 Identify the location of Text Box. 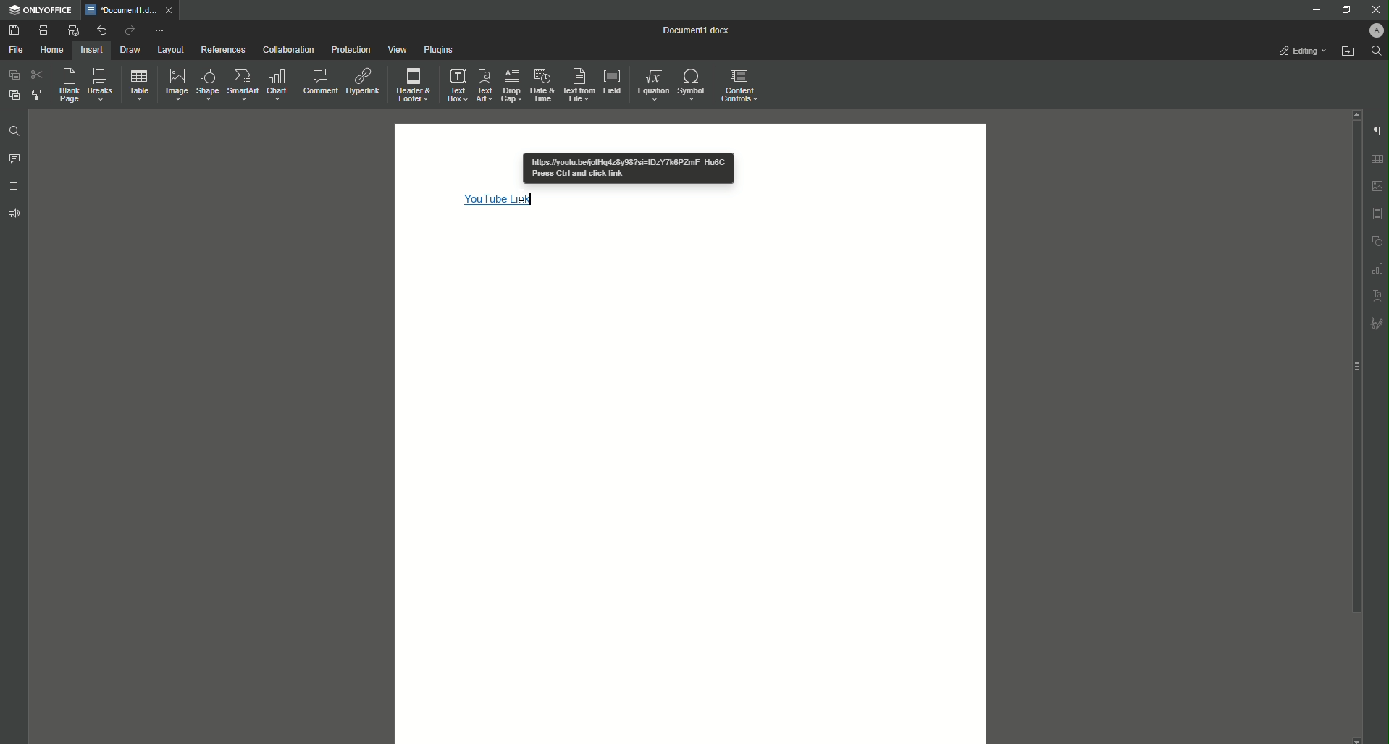
(456, 85).